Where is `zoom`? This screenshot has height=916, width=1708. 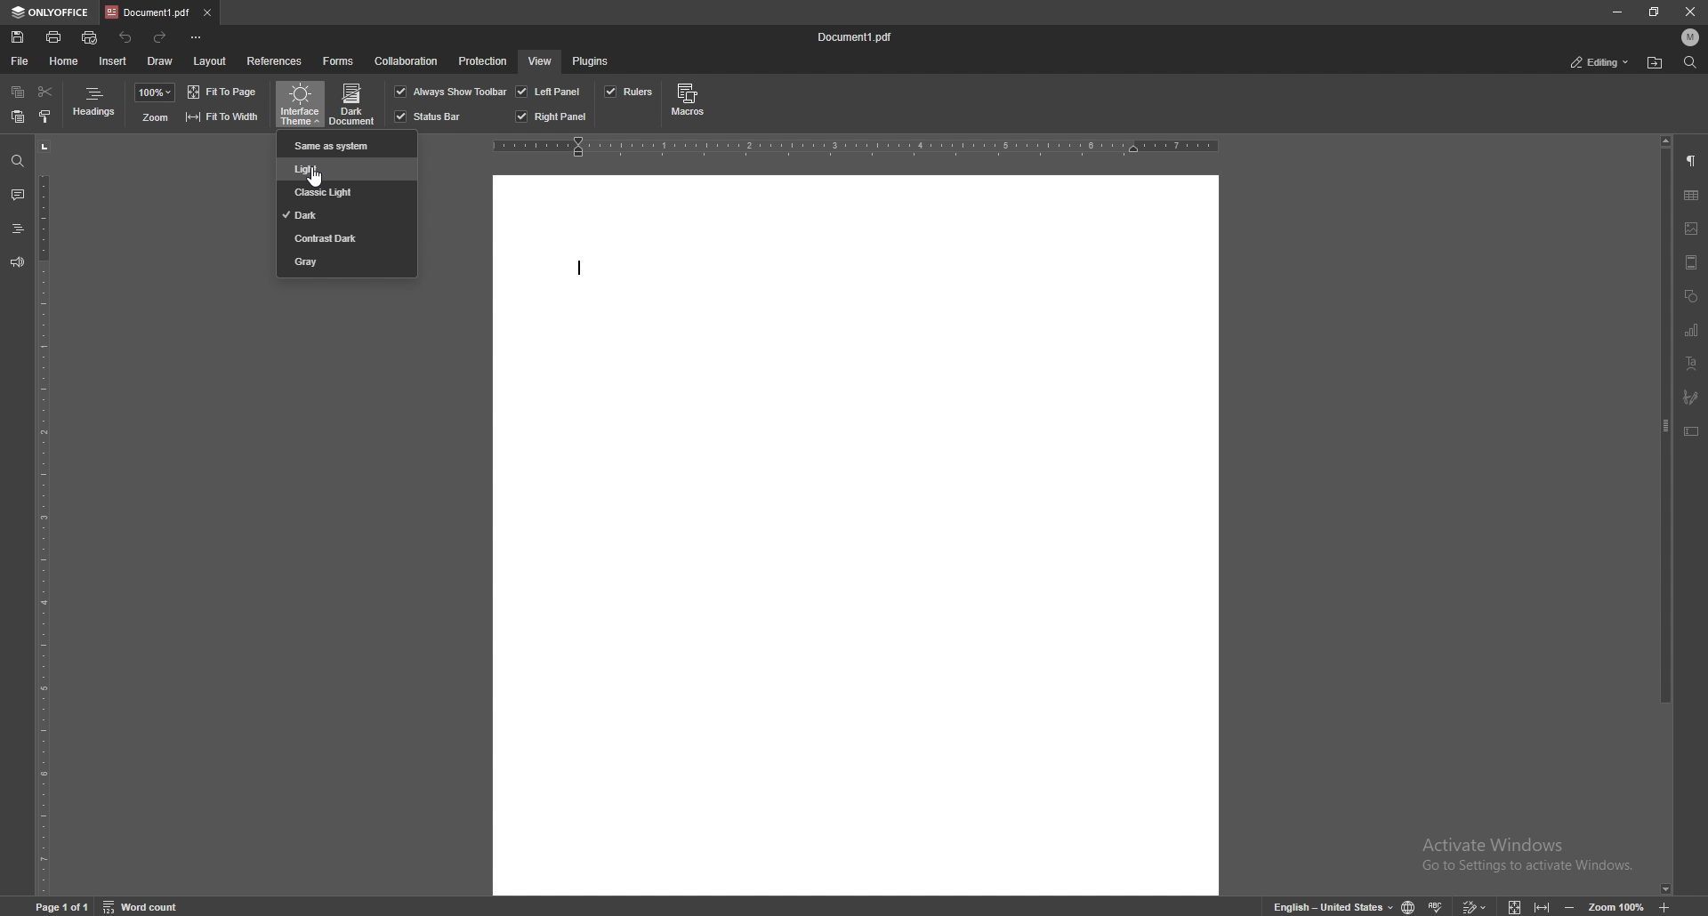 zoom is located at coordinates (1619, 907).